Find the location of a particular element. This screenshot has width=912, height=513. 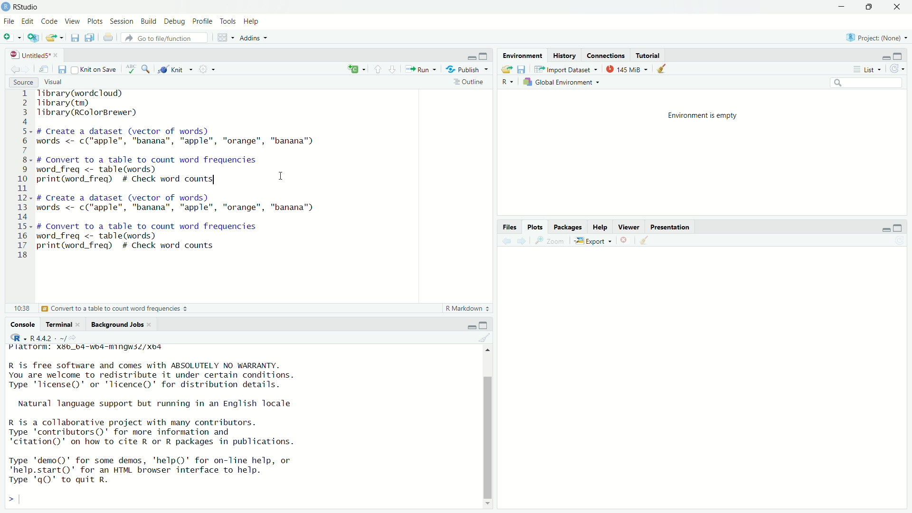

Untitled is located at coordinates (35, 55).